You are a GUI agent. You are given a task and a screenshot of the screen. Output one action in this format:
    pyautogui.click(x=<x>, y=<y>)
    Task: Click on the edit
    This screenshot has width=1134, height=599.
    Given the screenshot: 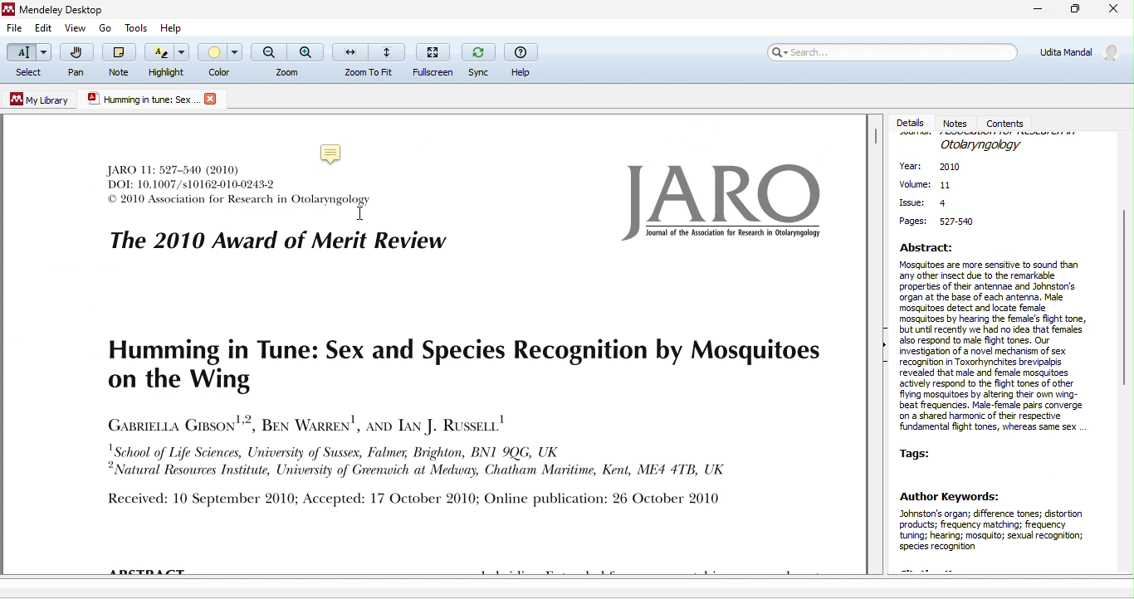 What is the action you would take?
    pyautogui.click(x=44, y=30)
    